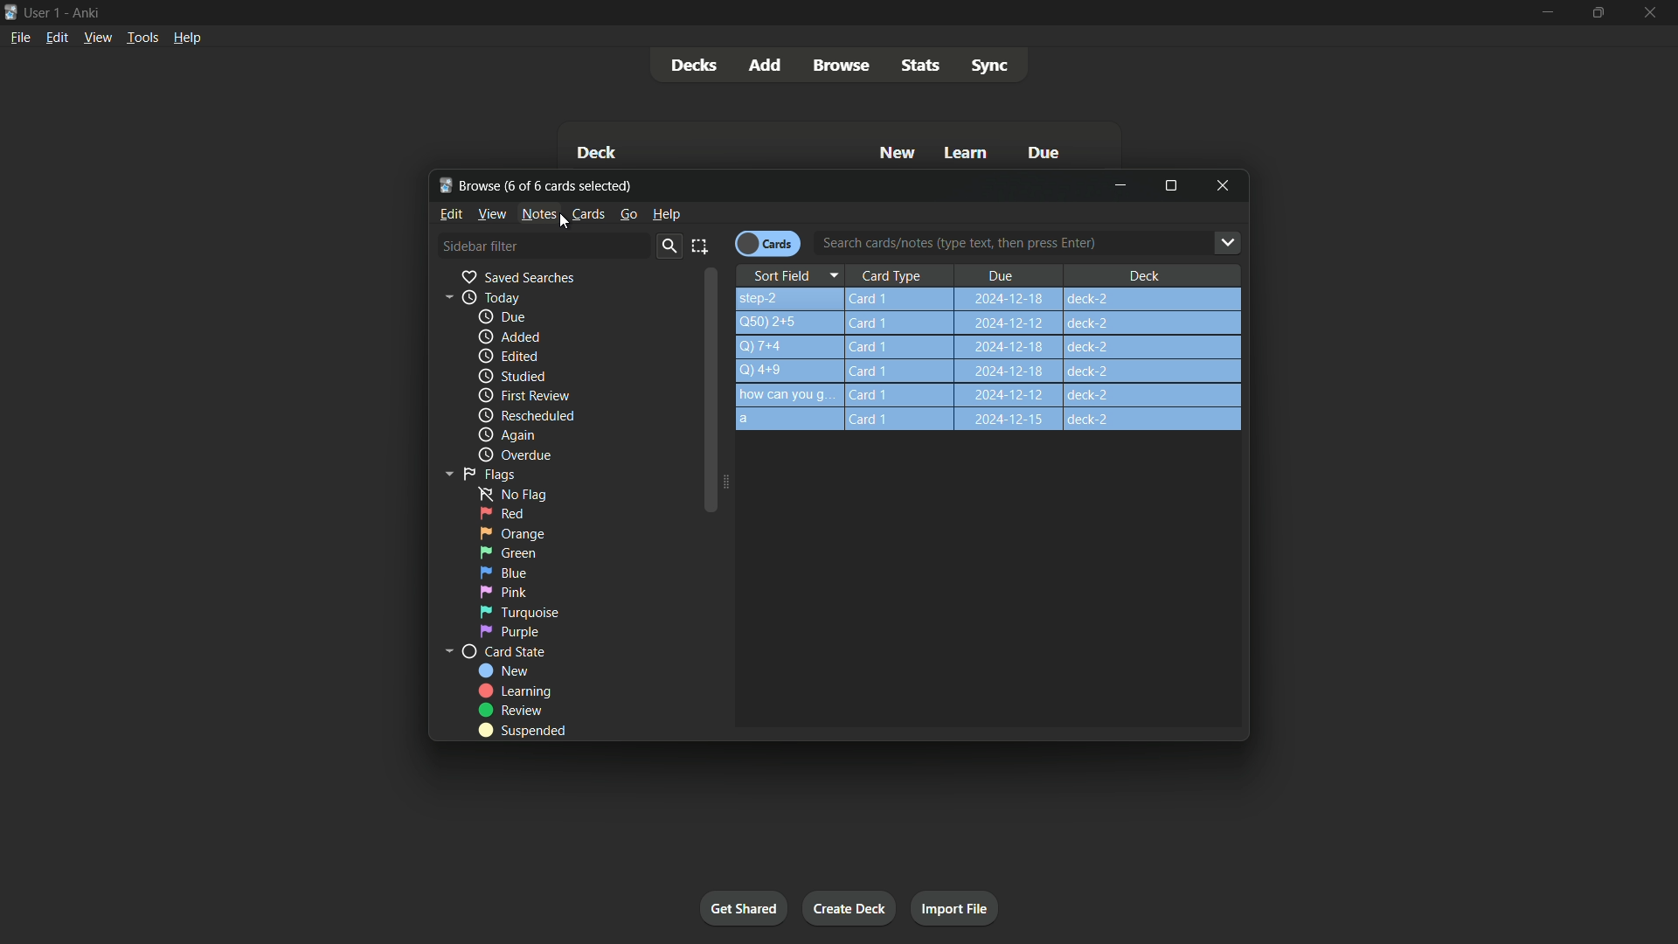 The height and width of the screenshot is (944, 1678). Describe the element at coordinates (1001, 274) in the screenshot. I see `Due` at that location.